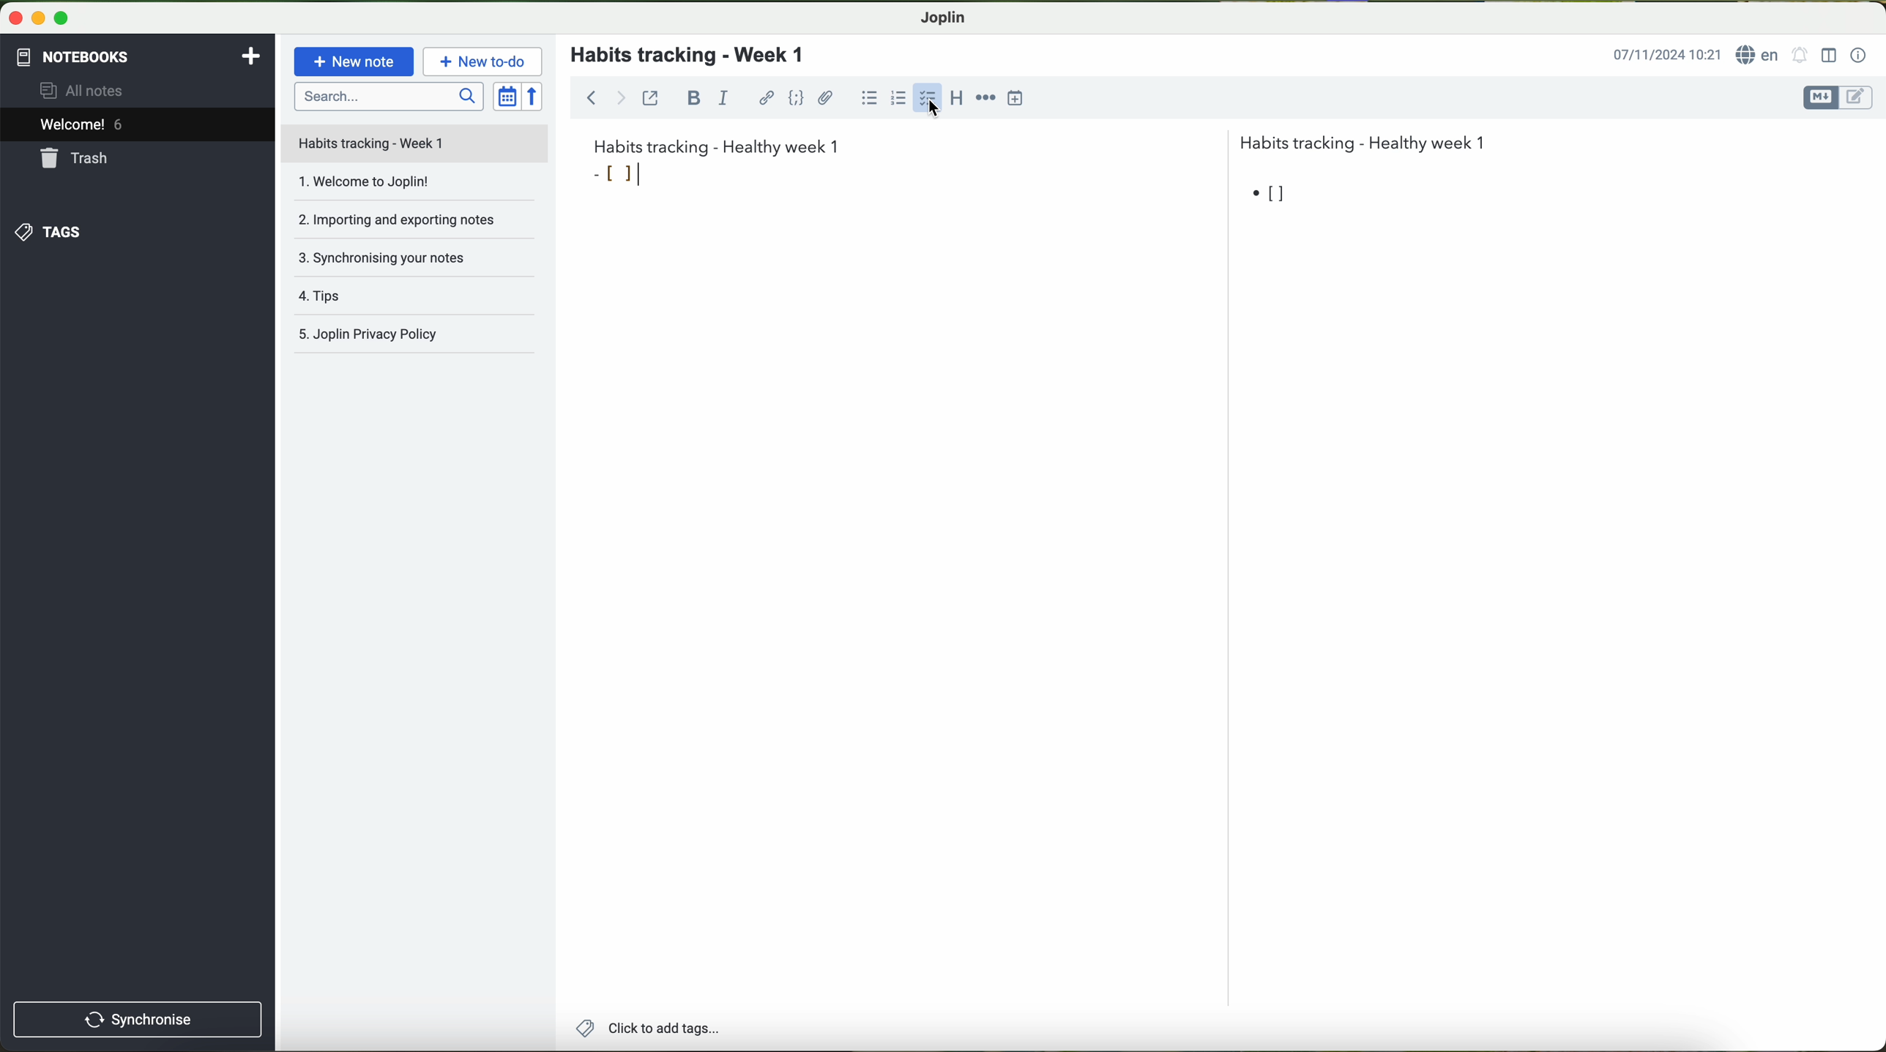 Image resolution: width=1886 pixels, height=1052 pixels. Describe the element at coordinates (354, 61) in the screenshot. I see `new note button` at that location.